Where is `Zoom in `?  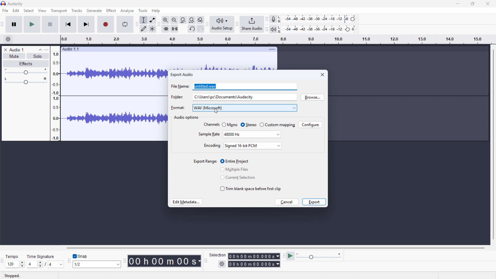 Zoom in  is located at coordinates (166, 20).